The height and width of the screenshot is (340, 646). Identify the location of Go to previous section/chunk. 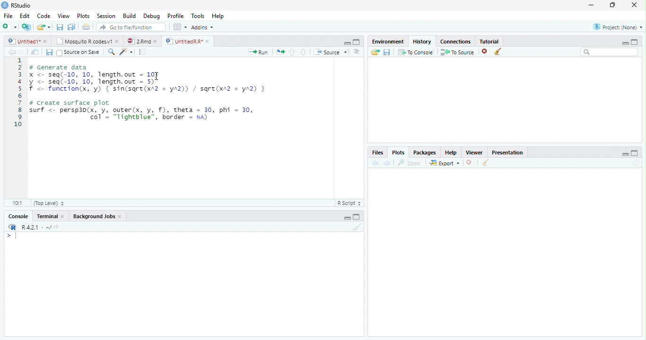
(292, 52).